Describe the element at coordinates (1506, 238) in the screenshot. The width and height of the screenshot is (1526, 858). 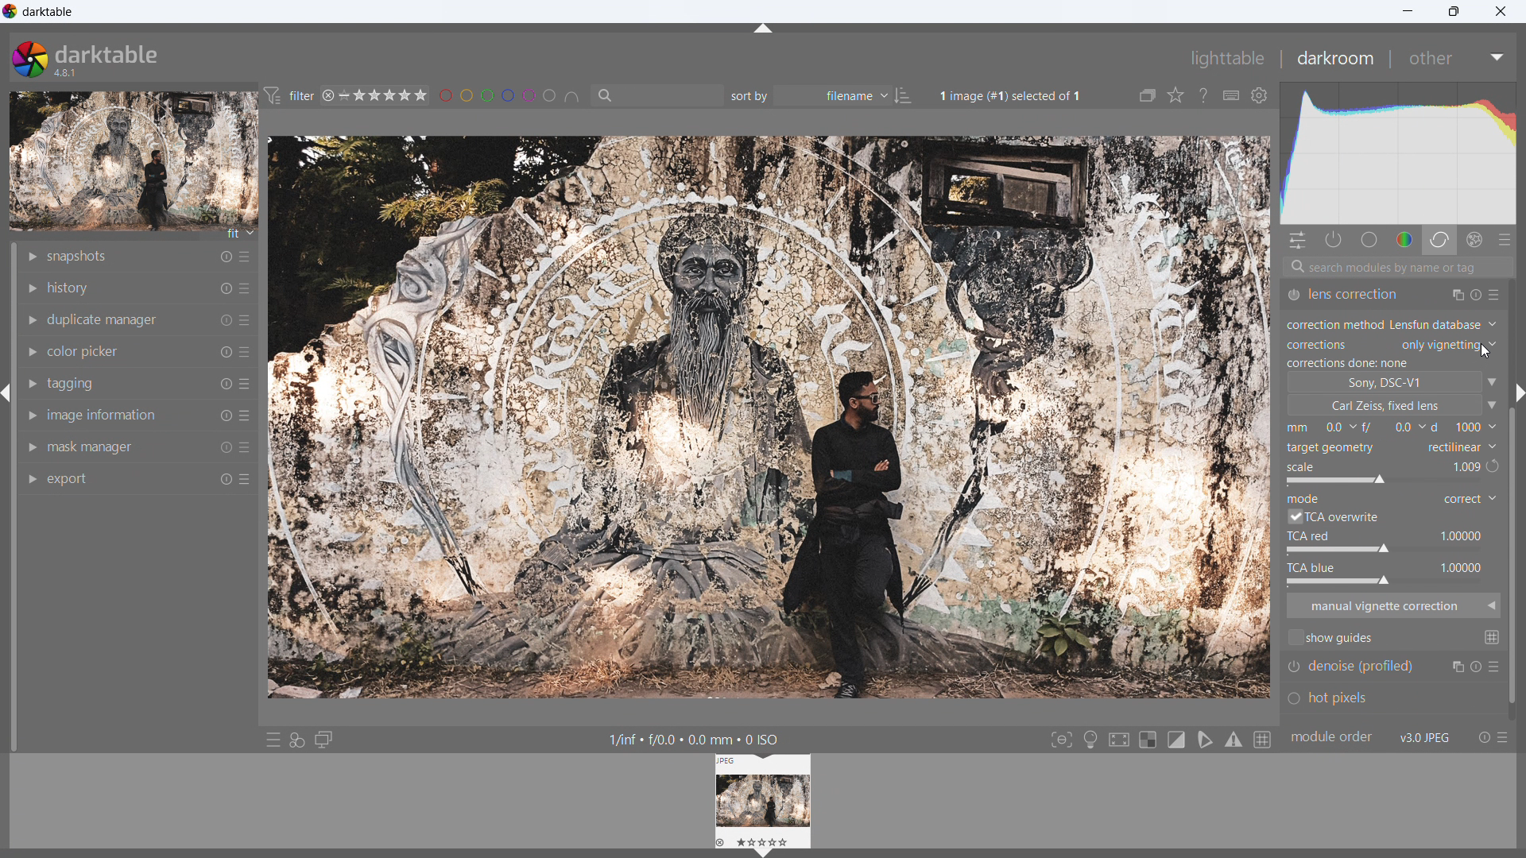
I see `presets` at that location.